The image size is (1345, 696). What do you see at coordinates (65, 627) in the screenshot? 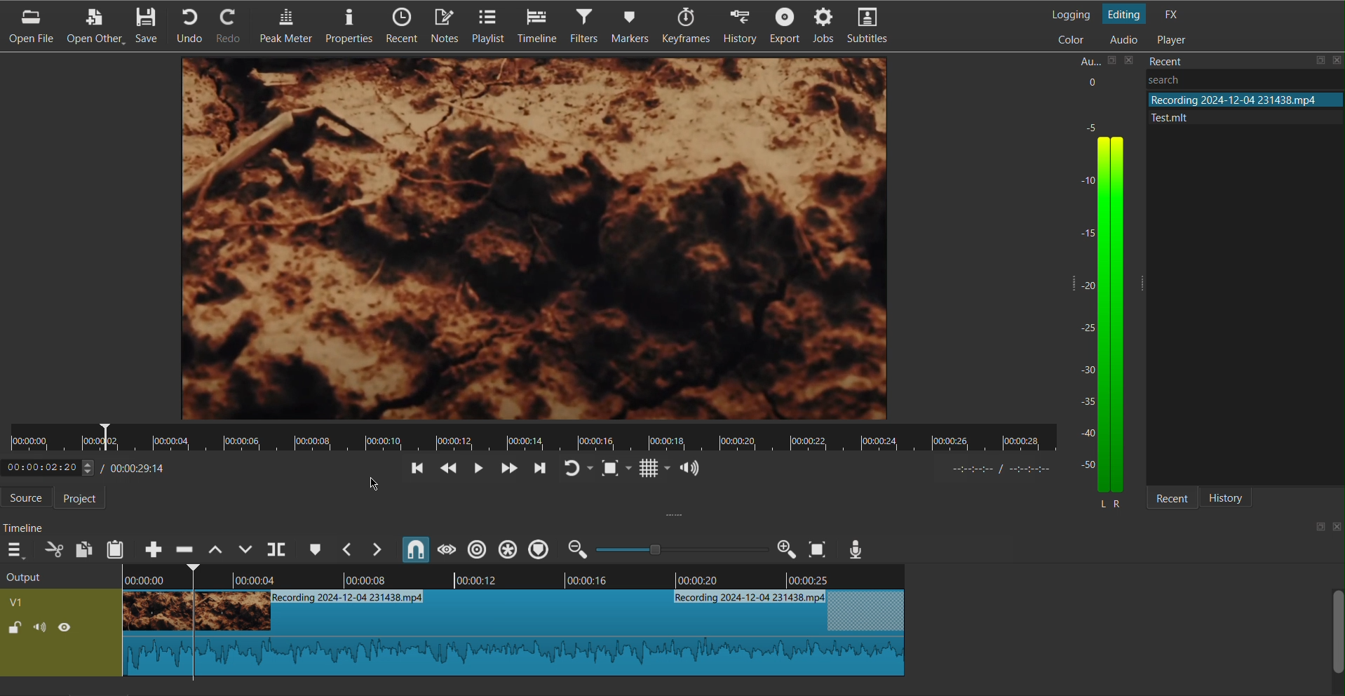
I see `(un)hide` at bounding box center [65, 627].